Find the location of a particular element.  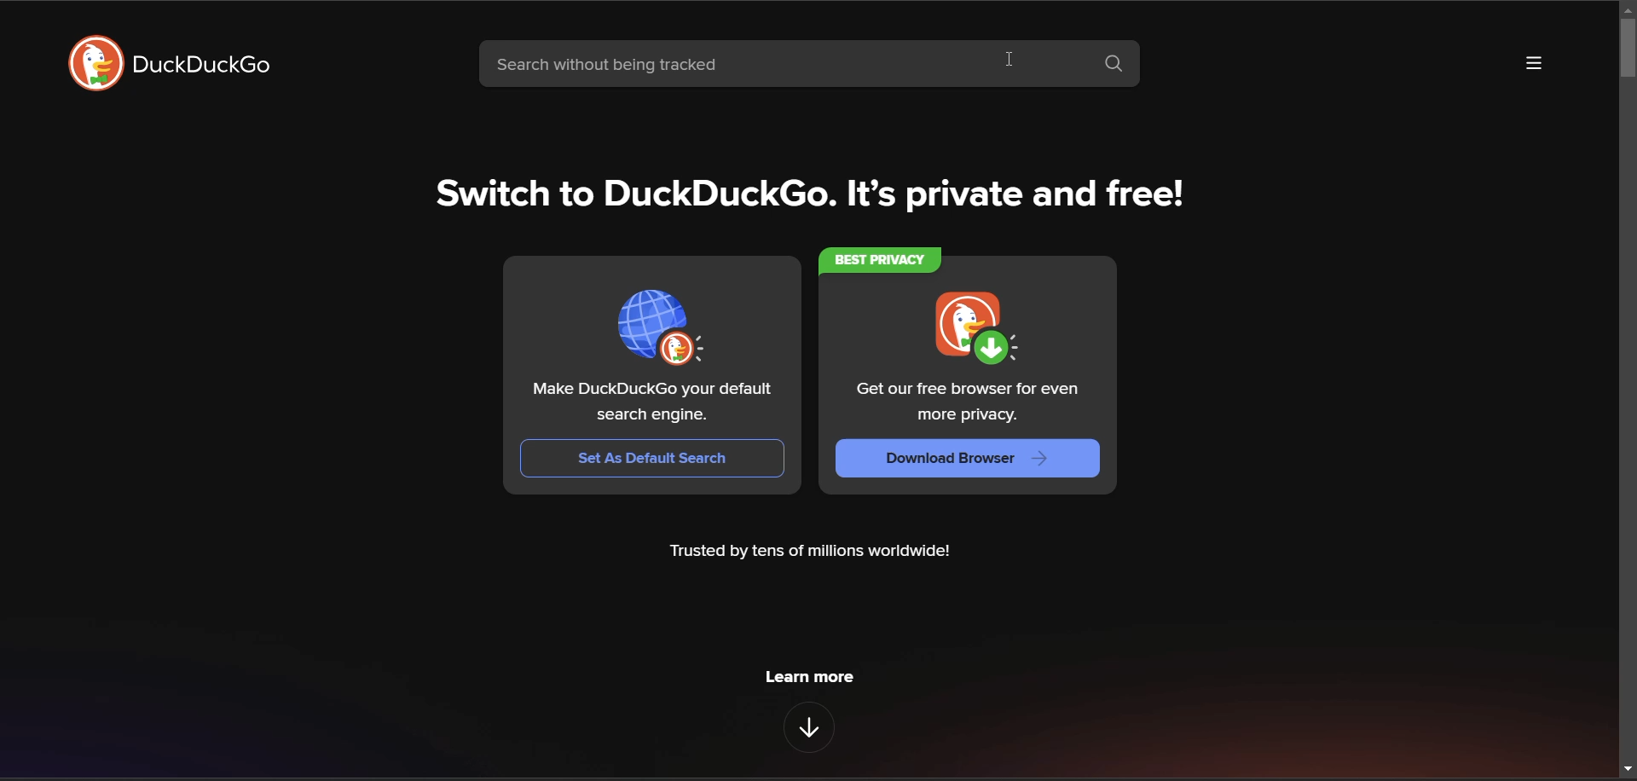

logo is located at coordinates (659, 326).